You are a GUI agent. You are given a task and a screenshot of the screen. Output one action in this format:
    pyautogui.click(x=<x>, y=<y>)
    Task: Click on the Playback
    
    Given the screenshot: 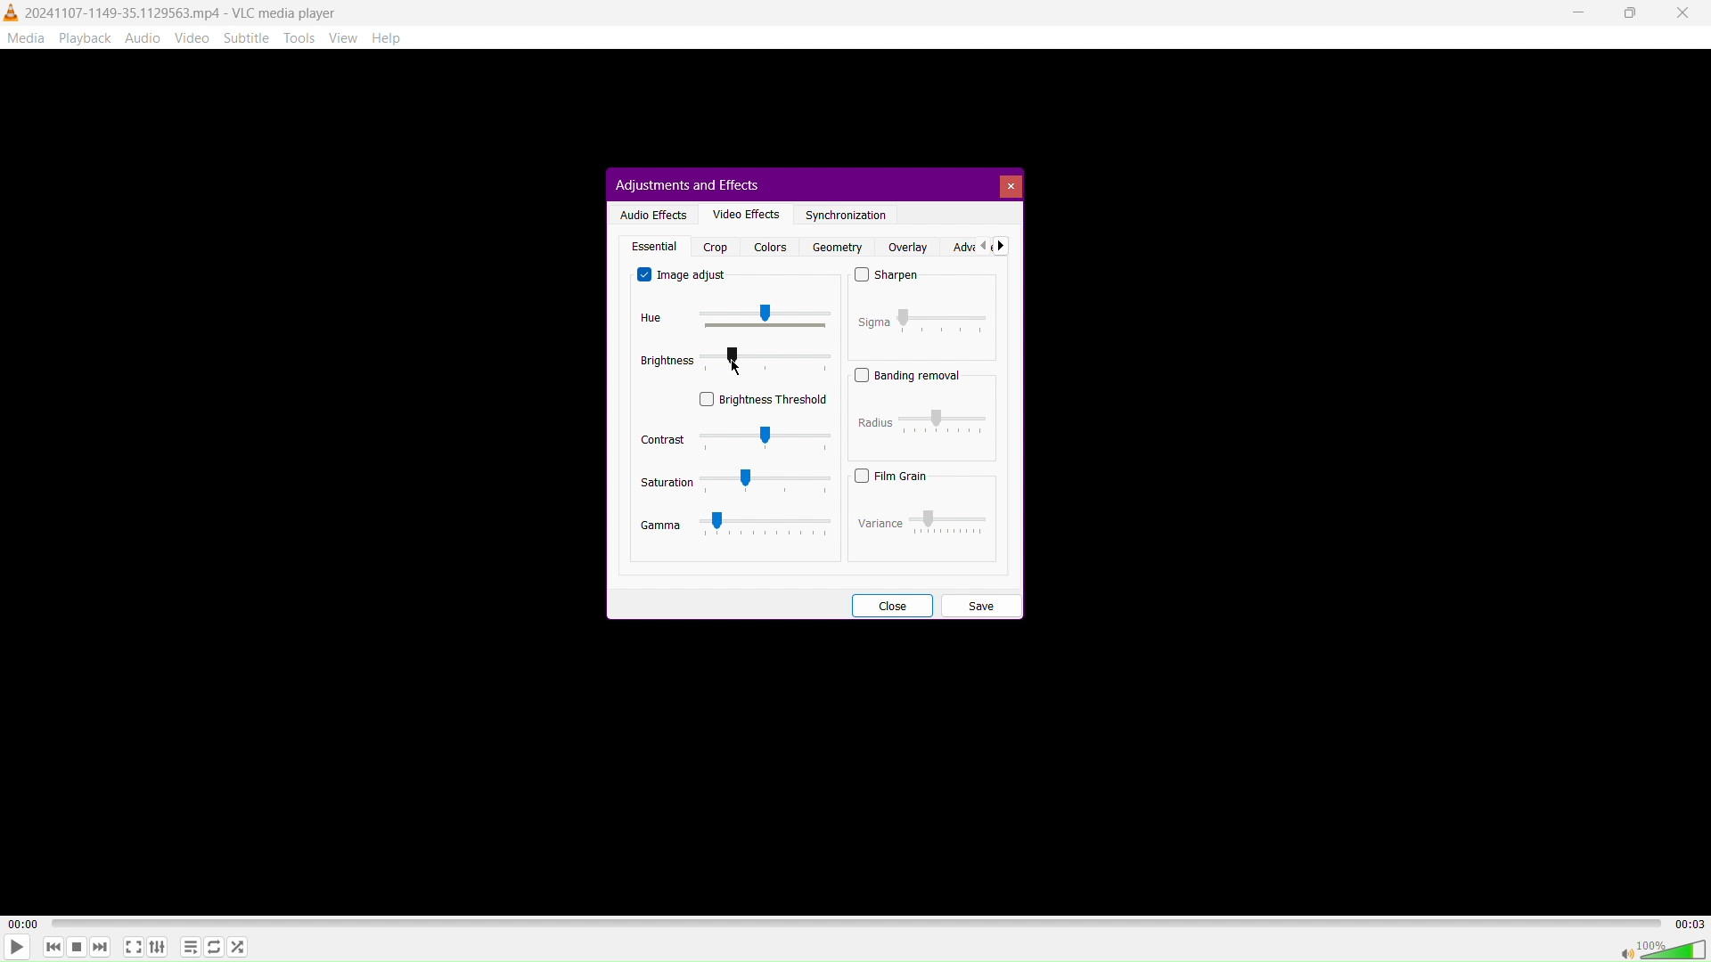 What is the action you would take?
    pyautogui.click(x=83, y=37)
    